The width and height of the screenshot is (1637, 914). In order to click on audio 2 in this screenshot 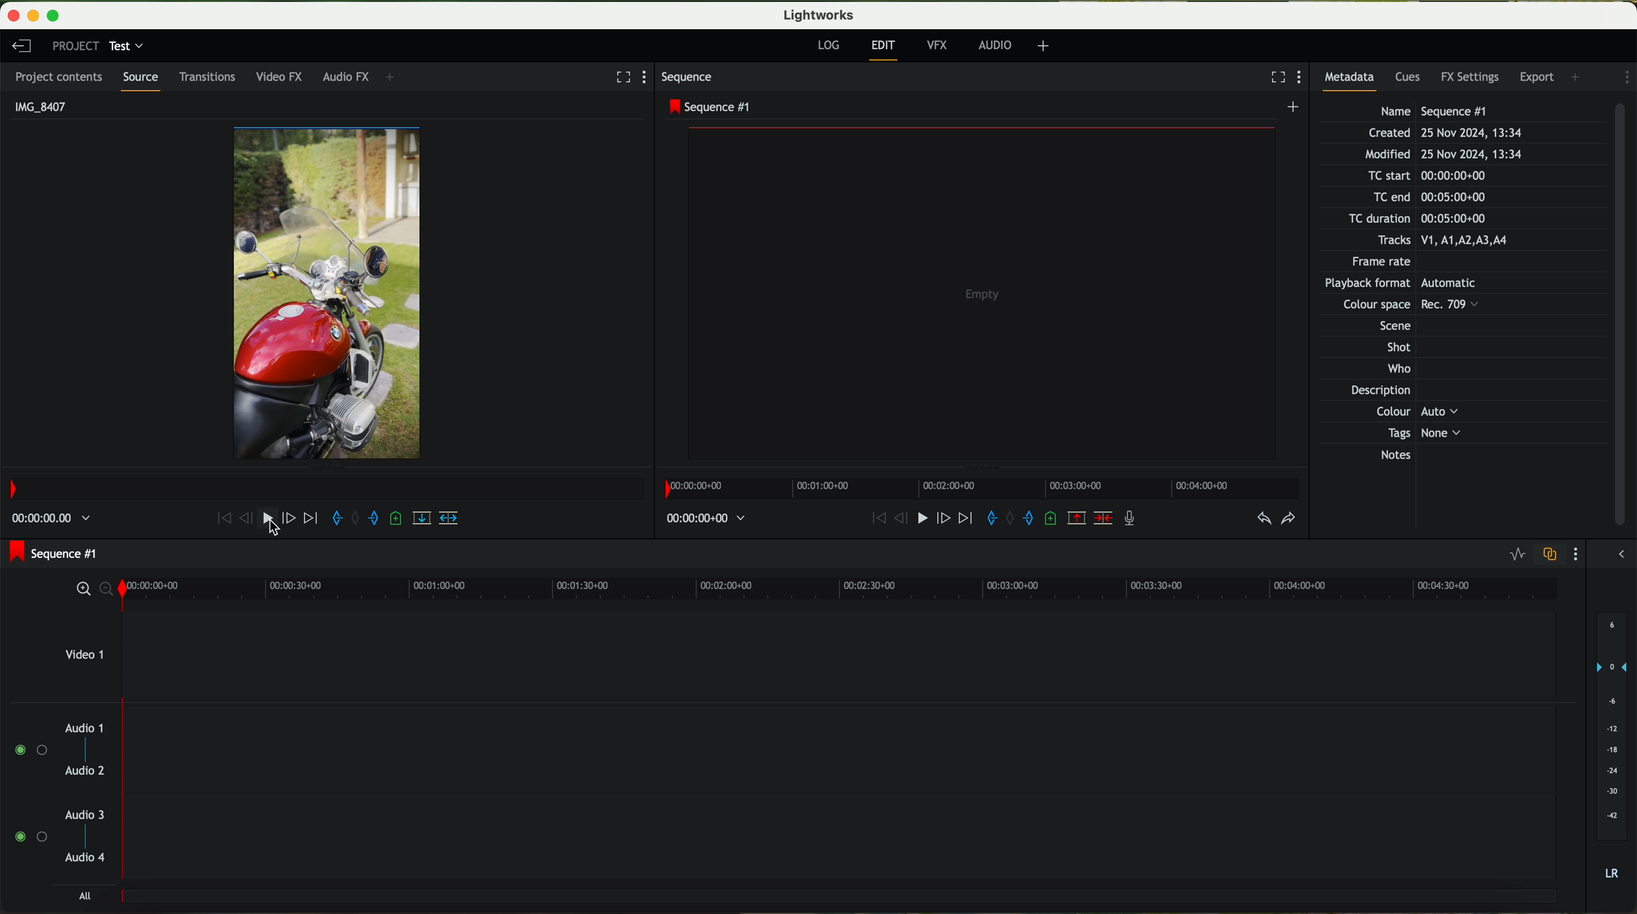, I will do `click(86, 772)`.